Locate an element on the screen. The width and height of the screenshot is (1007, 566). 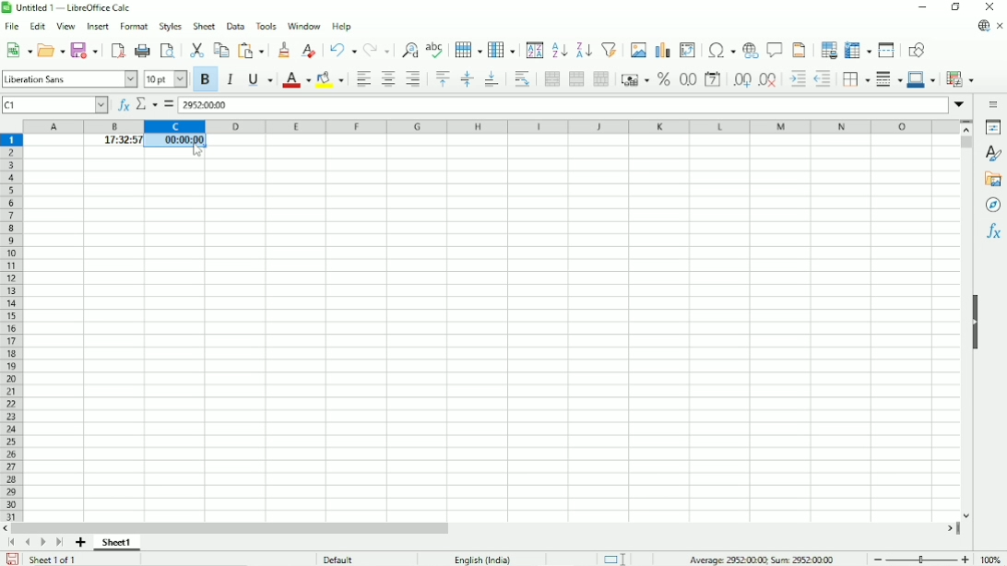
Format is located at coordinates (133, 28).